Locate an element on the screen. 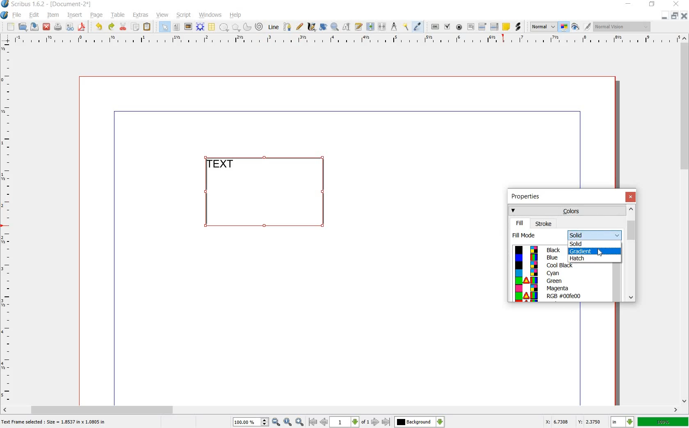 Image resolution: width=689 pixels, height=428 pixels. edit in preview mode is located at coordinates (588, 27).